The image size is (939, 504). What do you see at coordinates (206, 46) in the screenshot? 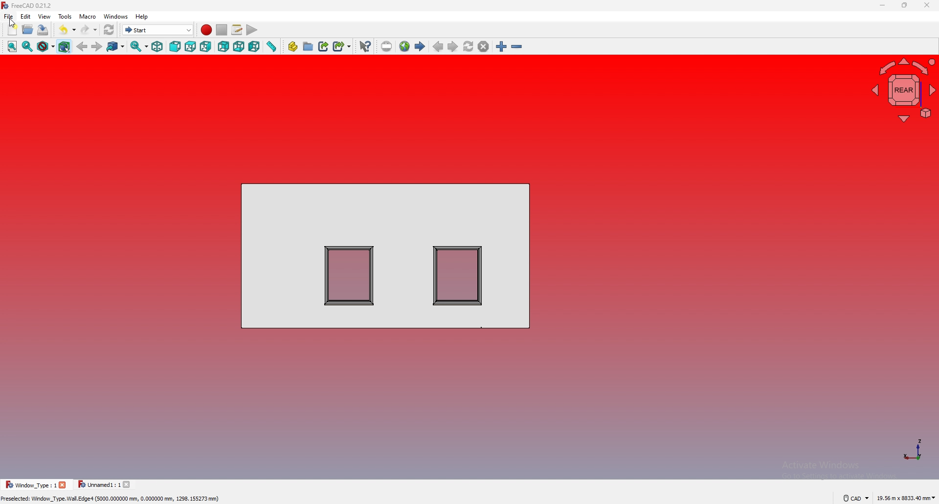
I see `right` at bounding box center [206, 46].